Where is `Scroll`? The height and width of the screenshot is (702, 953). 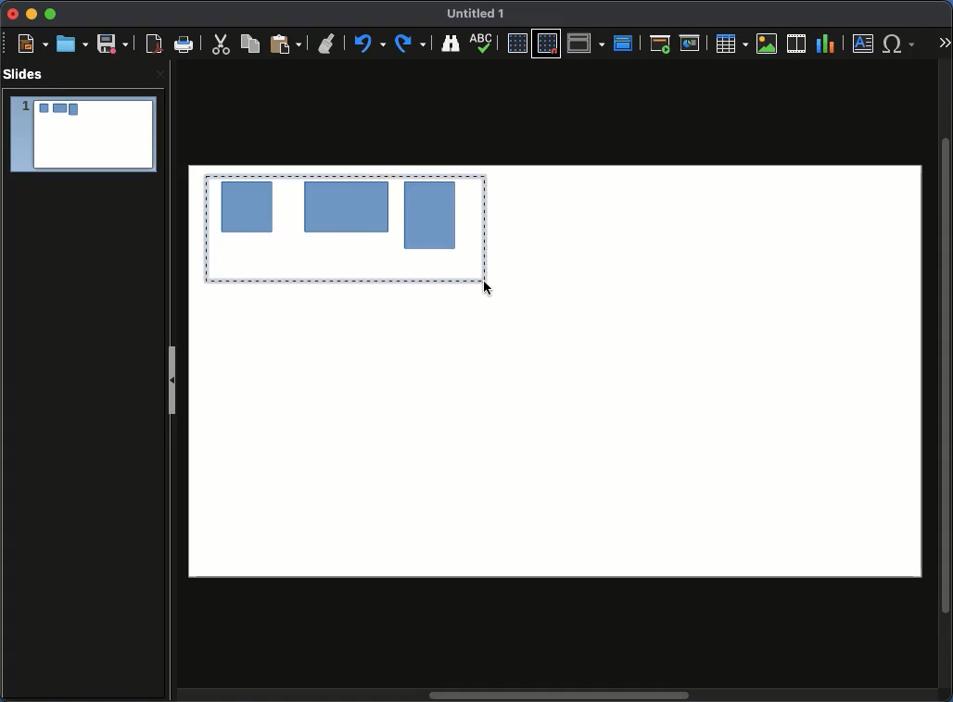 Scroll is located at coordinates (947, 374).